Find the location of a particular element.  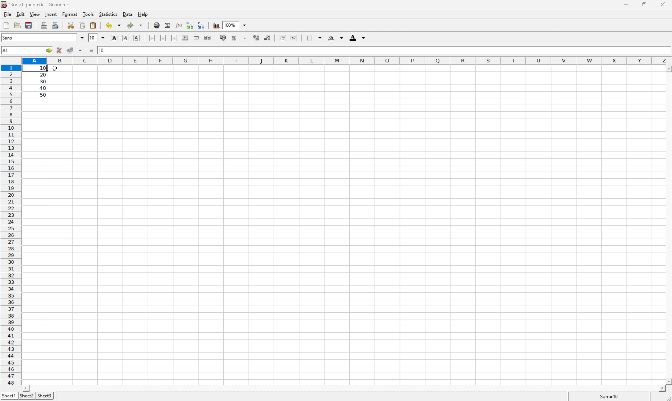

Format the selection as percentage is located at coordinates (233, 38).